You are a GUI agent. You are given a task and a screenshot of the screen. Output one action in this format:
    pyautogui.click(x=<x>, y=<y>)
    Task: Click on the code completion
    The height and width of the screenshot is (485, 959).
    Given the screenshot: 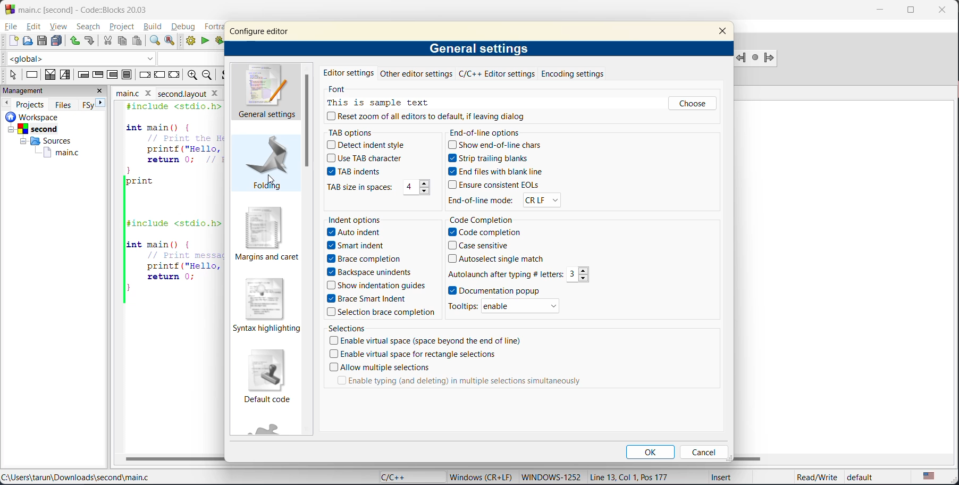 What is the action you would take?
    pyautogui.click(x=527, y=219)
    